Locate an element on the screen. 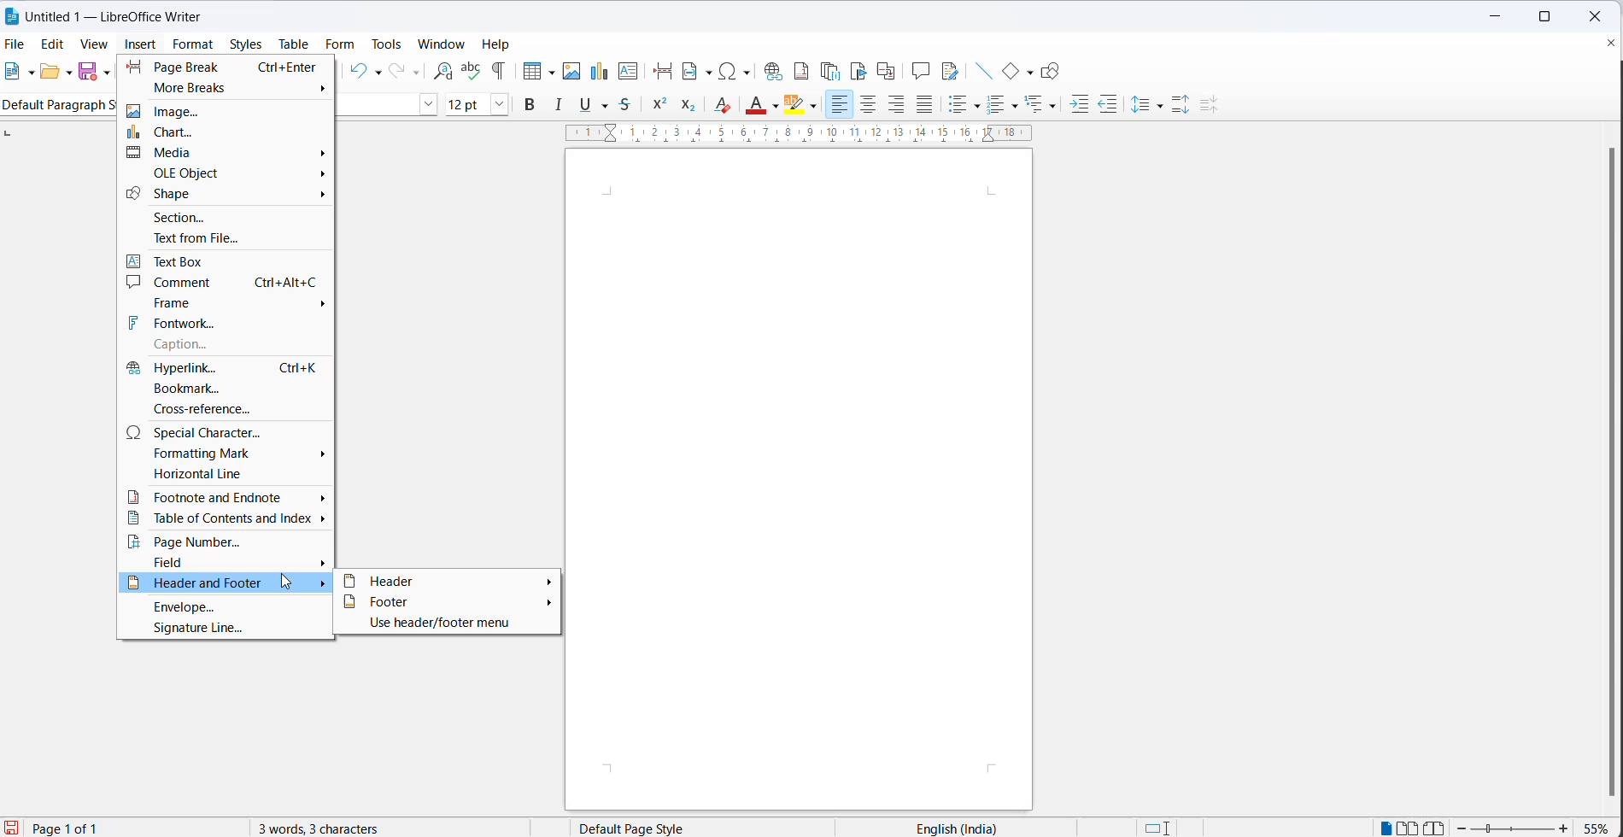 Image resolution: width=1623 pixels, height=837 pixels. decrease indent is located at coordinates (1110, 105).